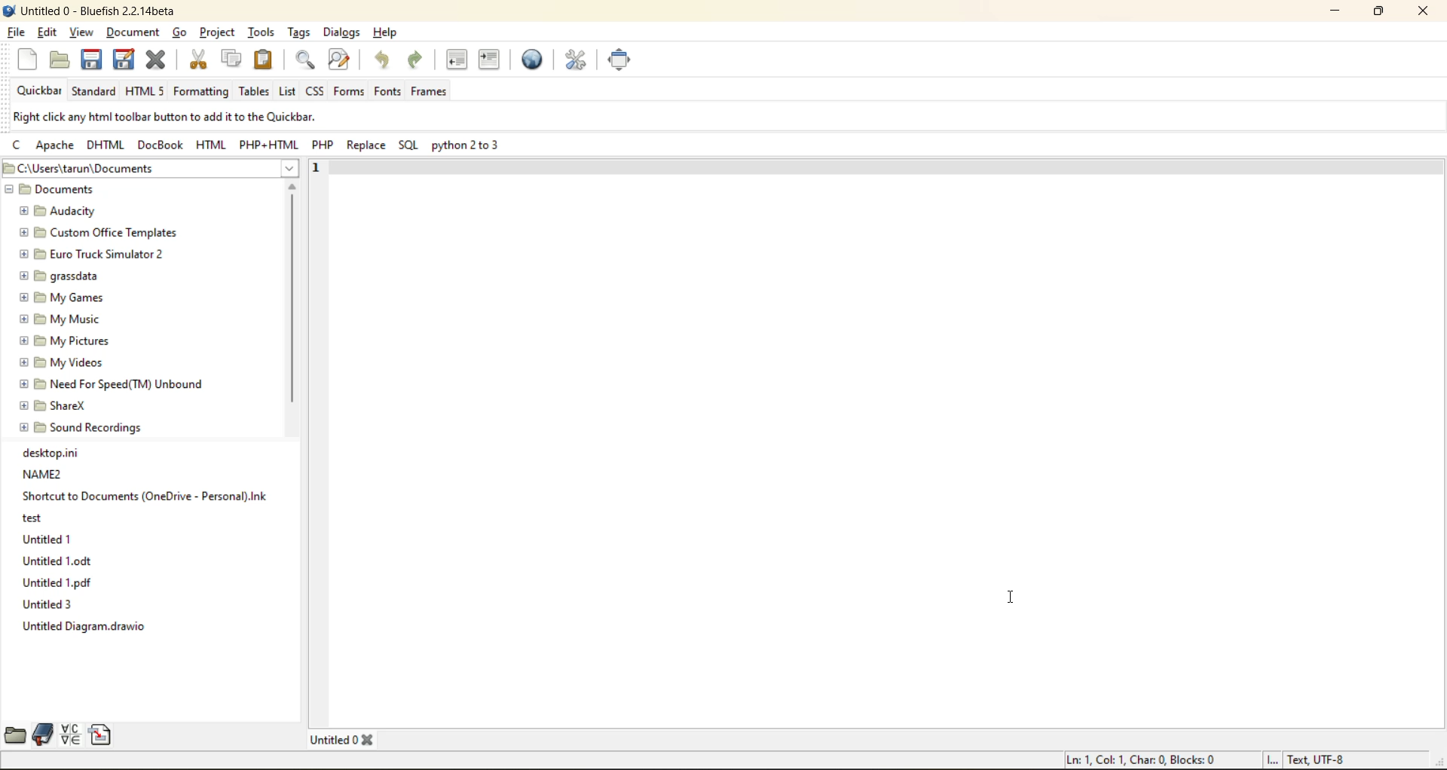 The height and width of the screenshot is (770, 1447). What do you see at coordinates (54, 561) in the screenshot?
I see `Untitled 1.odt` at bounding box center [54, 561].